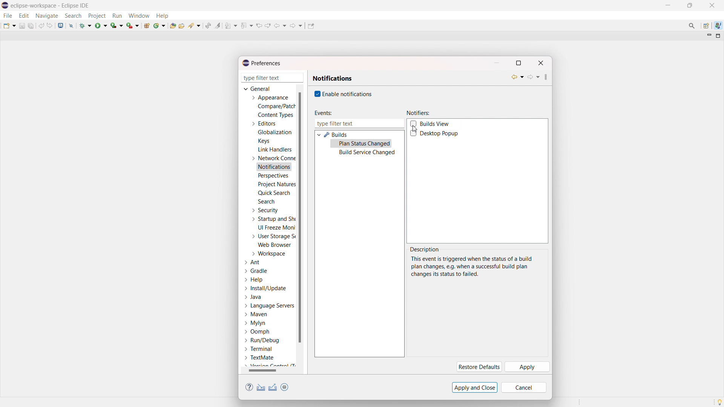  I want to click on security, so click(264, 210).